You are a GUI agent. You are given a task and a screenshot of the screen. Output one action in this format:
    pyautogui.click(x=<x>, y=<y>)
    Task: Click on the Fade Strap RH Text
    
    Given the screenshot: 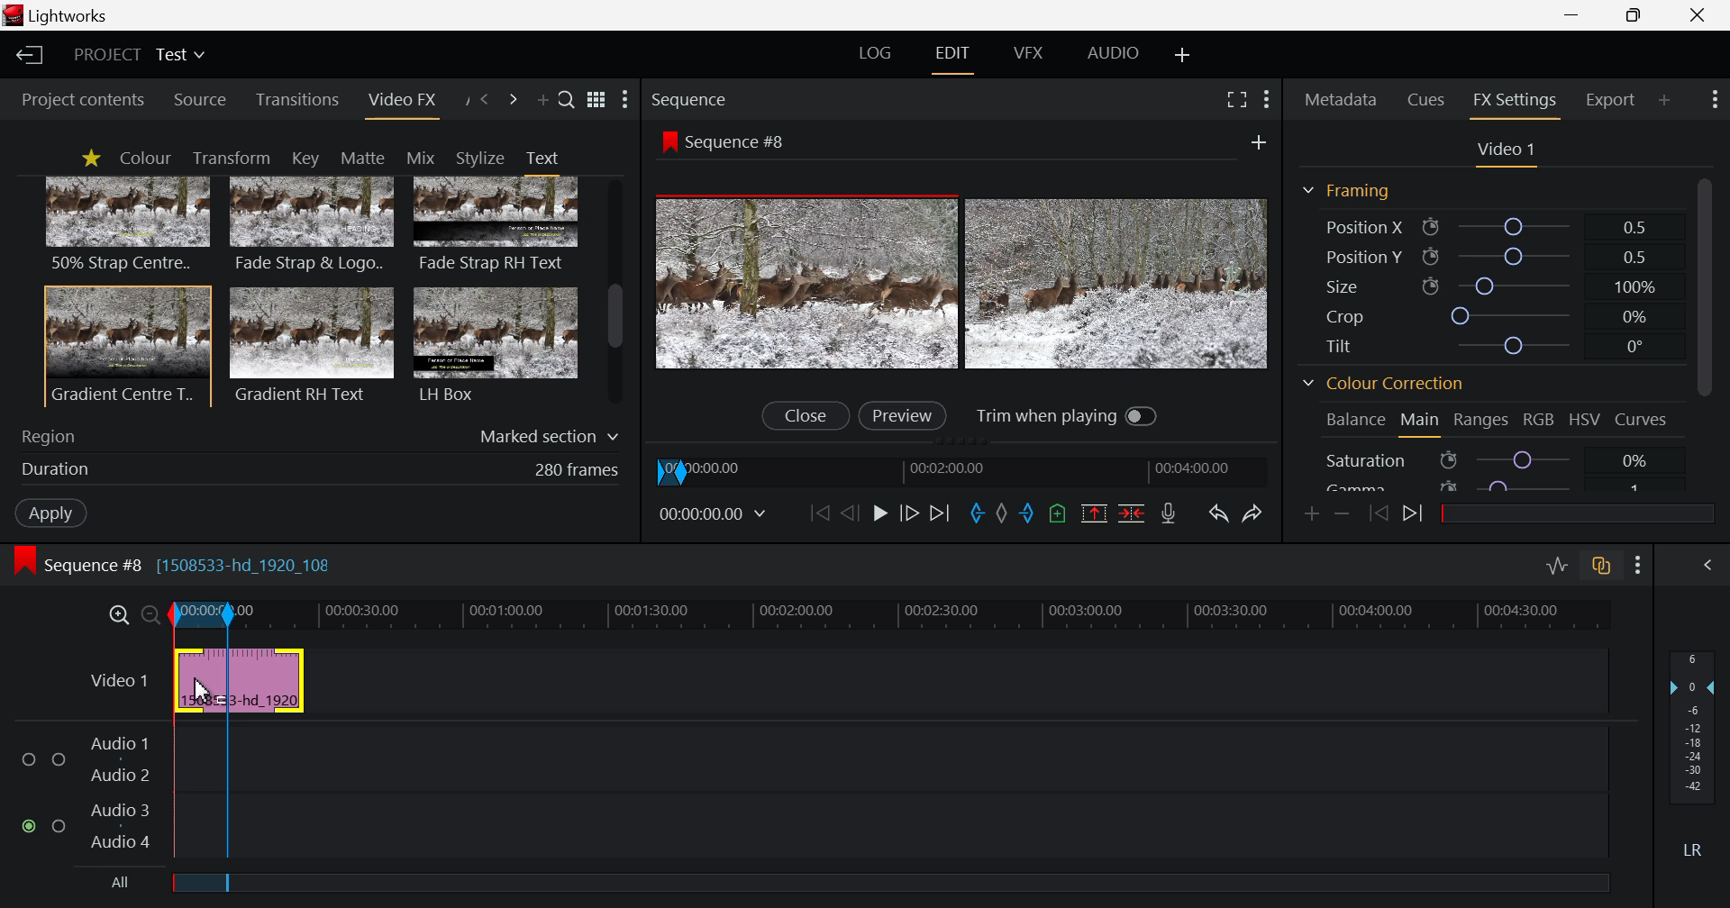 What is the action you would take?
    pyautogui.click(x=497, y=225)
    